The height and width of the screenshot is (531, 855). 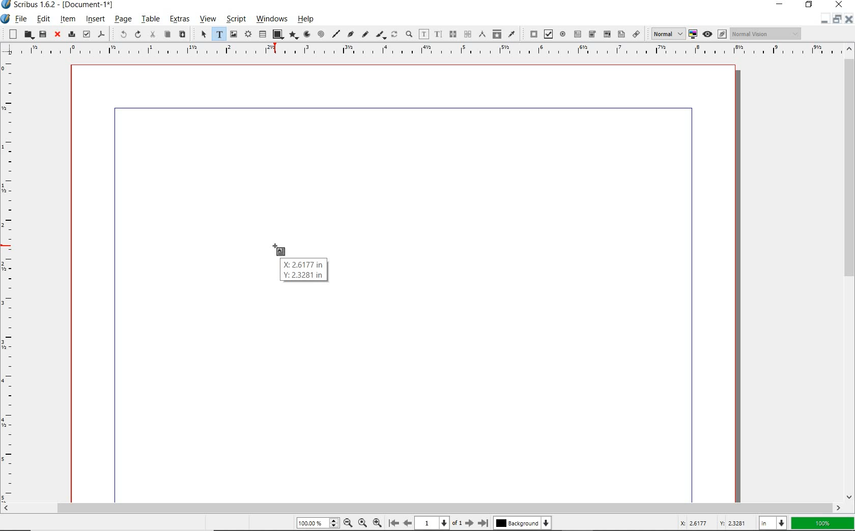 What do you see at coordinates (621, 34) in the screenshot?
I see `pdf list box` at bounding box center [621, 34].